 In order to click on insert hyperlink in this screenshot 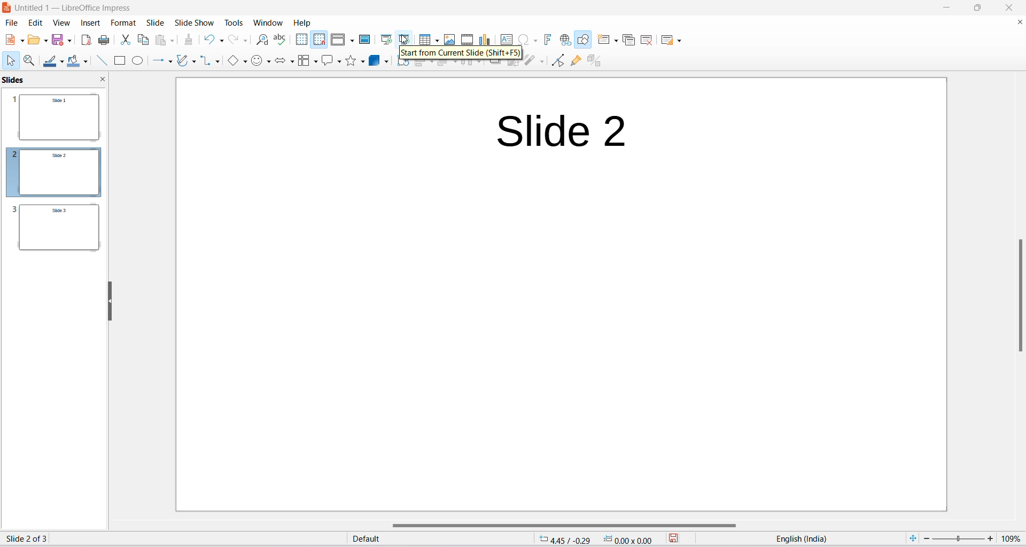, I will do `click(566, 40)`.